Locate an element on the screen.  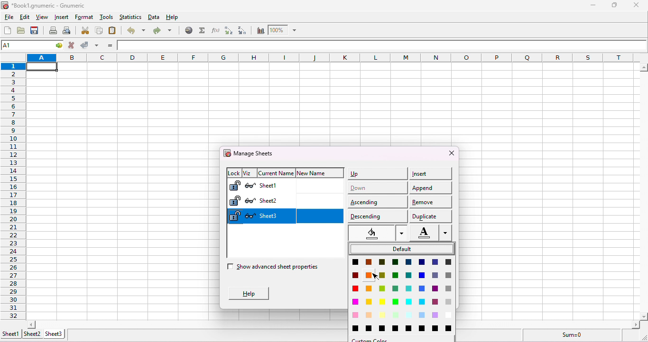
viz is located at coordinates (248, 171).